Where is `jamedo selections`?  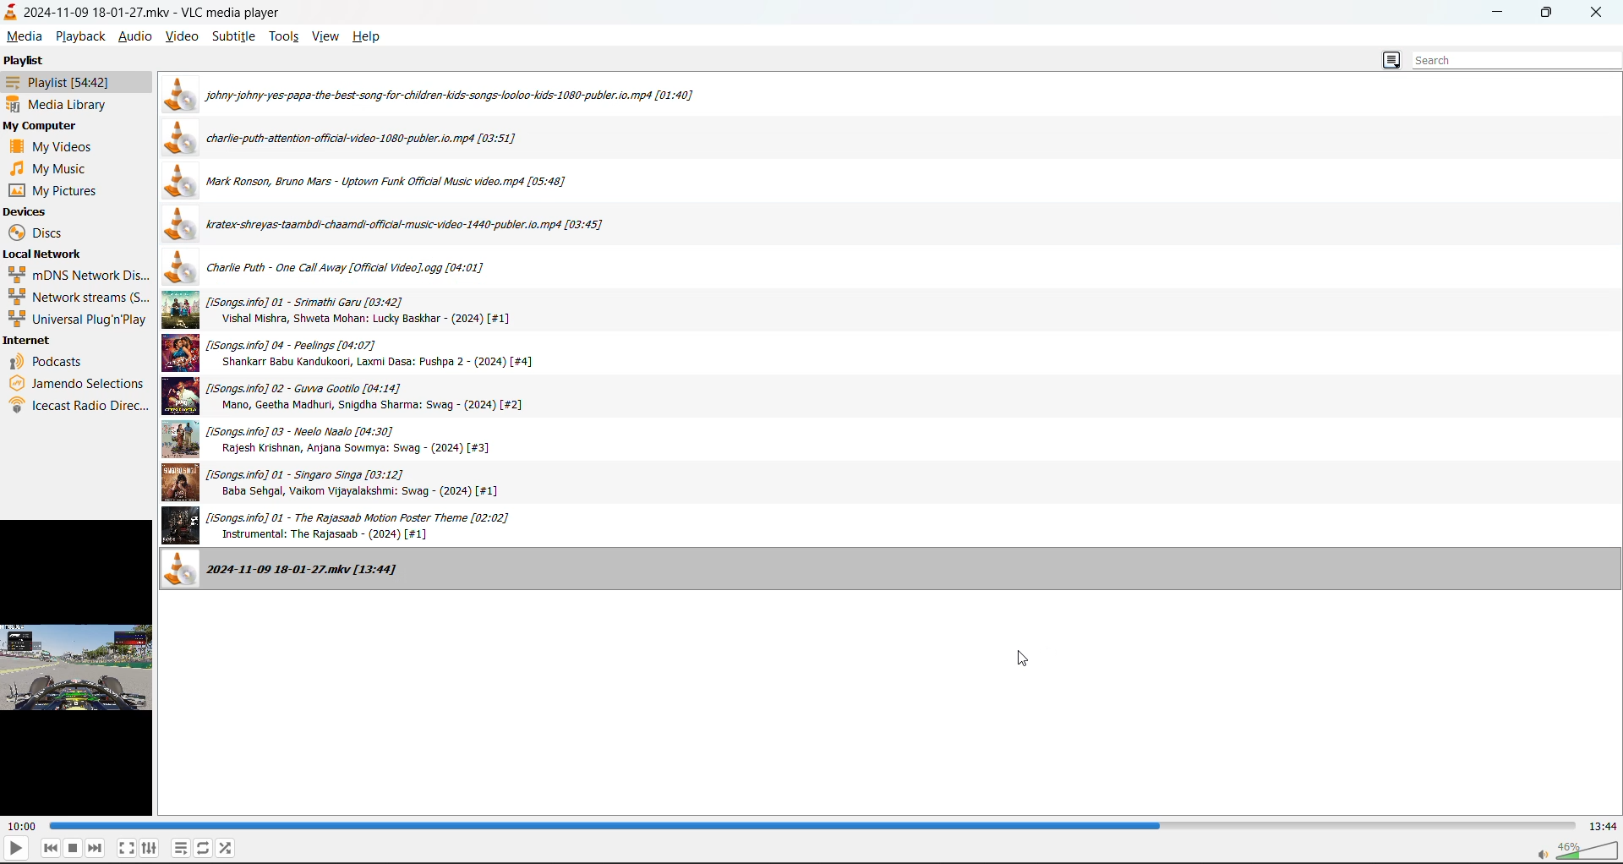 jamedo selections is located at coordinates (77, 383).